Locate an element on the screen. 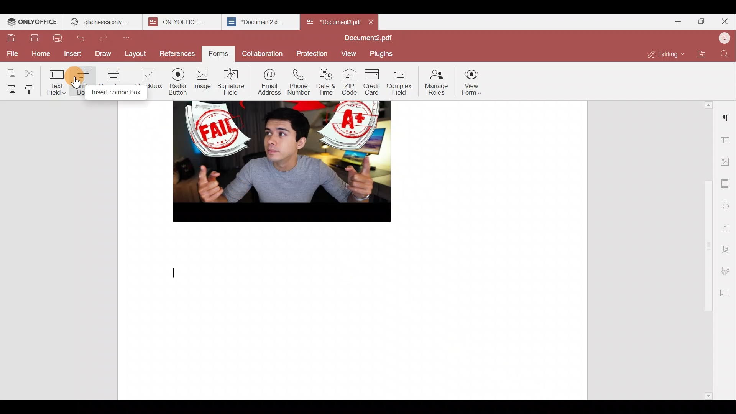  ONLYOFFICE is located at coordinates (177, 22).